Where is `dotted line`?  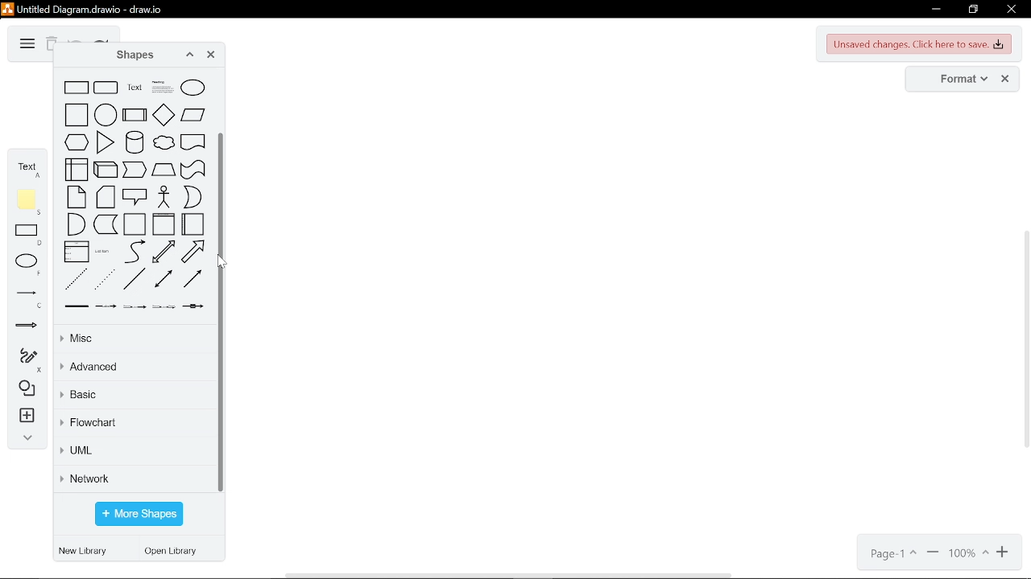
dotted line is located at coordinates (106, 279).